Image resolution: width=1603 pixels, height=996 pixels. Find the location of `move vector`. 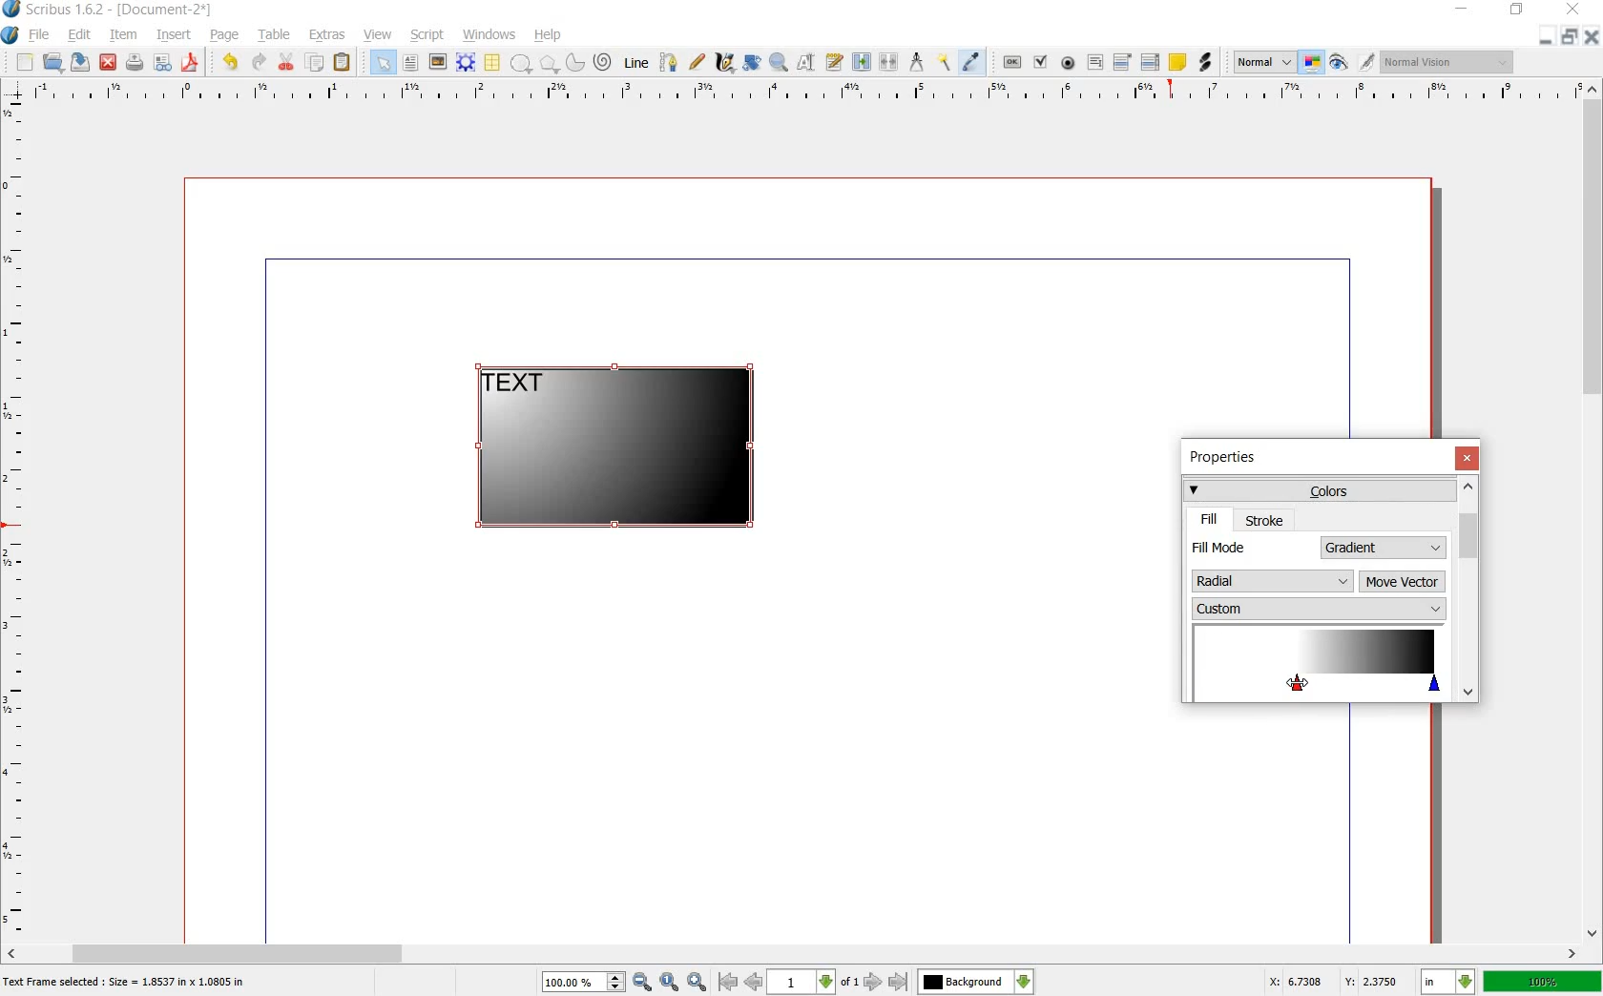

move vector is located at coordinates (1403, 583).